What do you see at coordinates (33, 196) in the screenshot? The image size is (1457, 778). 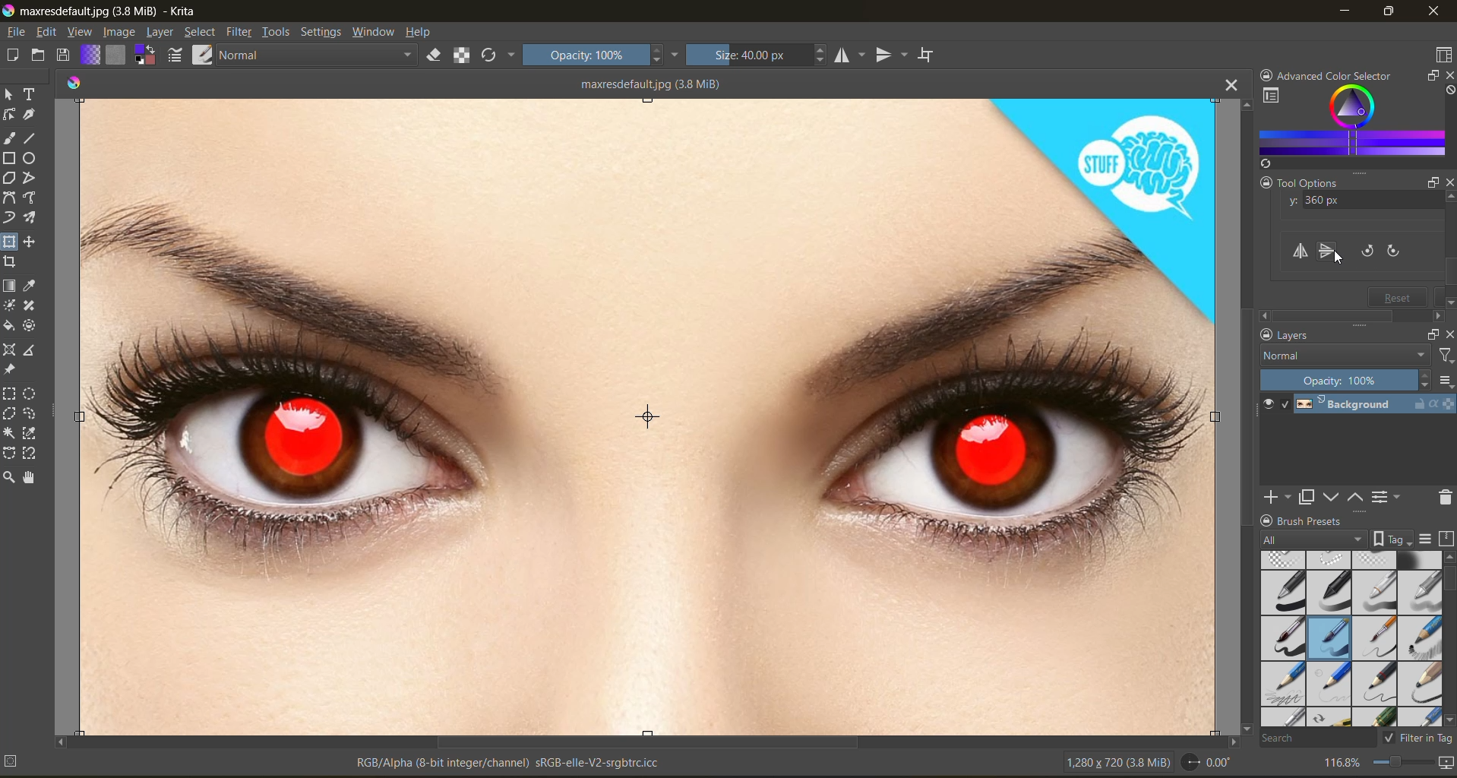 I see `tool` at bounding box center [33, 196].